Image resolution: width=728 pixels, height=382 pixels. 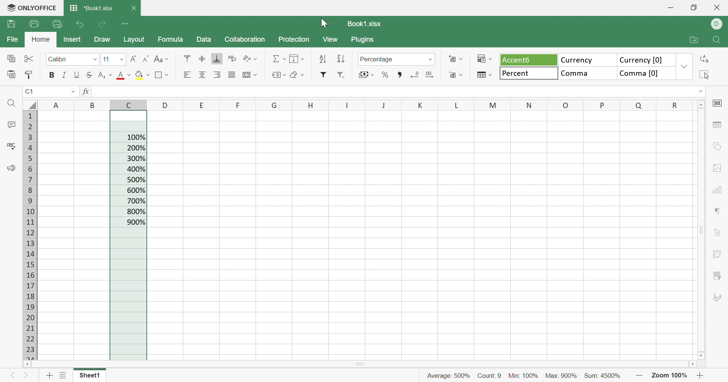 What do you see at coordinates (12, 75) in the screenshot?
I see `Paste` at bounding box center [12, 75].